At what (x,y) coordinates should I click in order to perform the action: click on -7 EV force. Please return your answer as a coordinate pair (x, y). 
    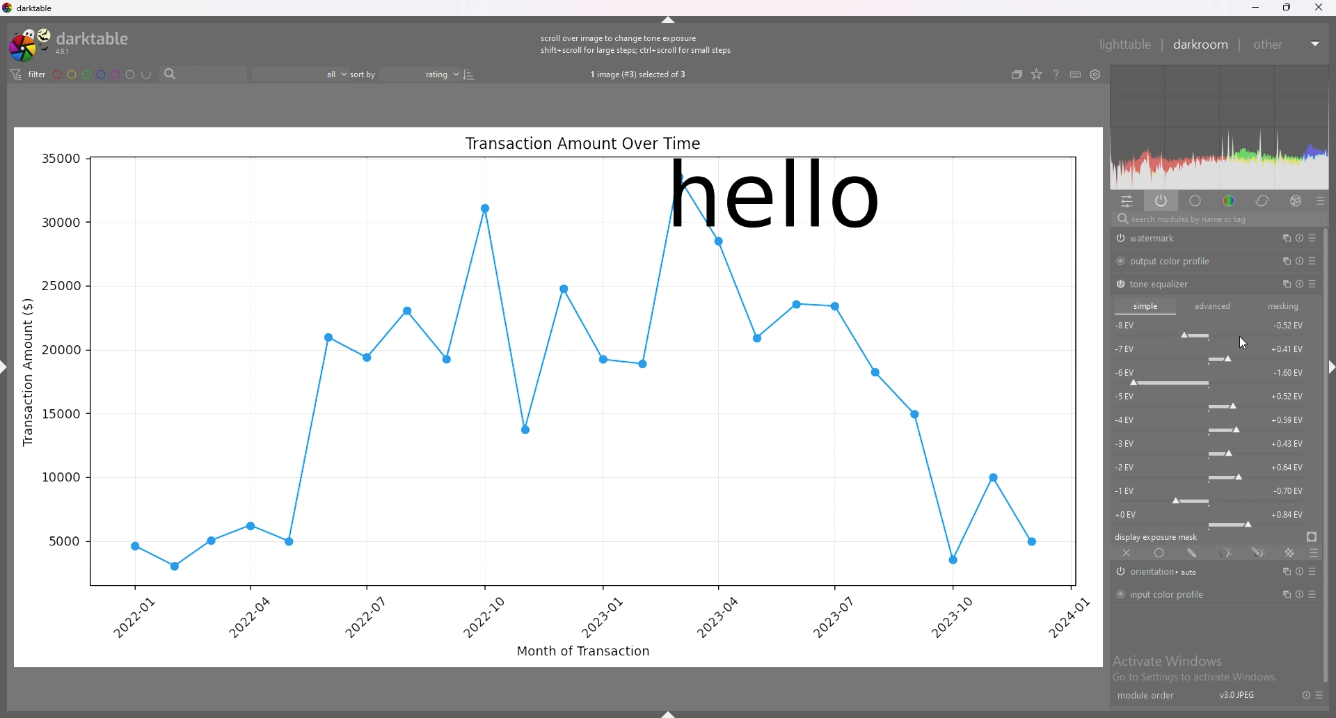
    Looking at the image, I should click on (1210, 352).